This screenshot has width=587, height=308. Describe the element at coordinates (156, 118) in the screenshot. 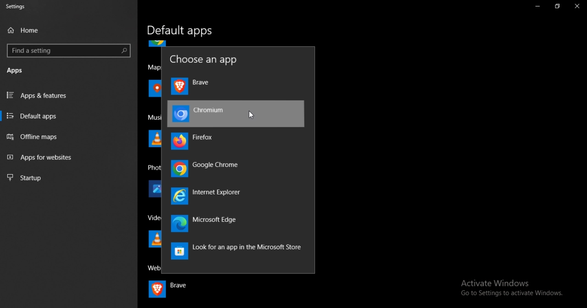

I see `music player` at that location.